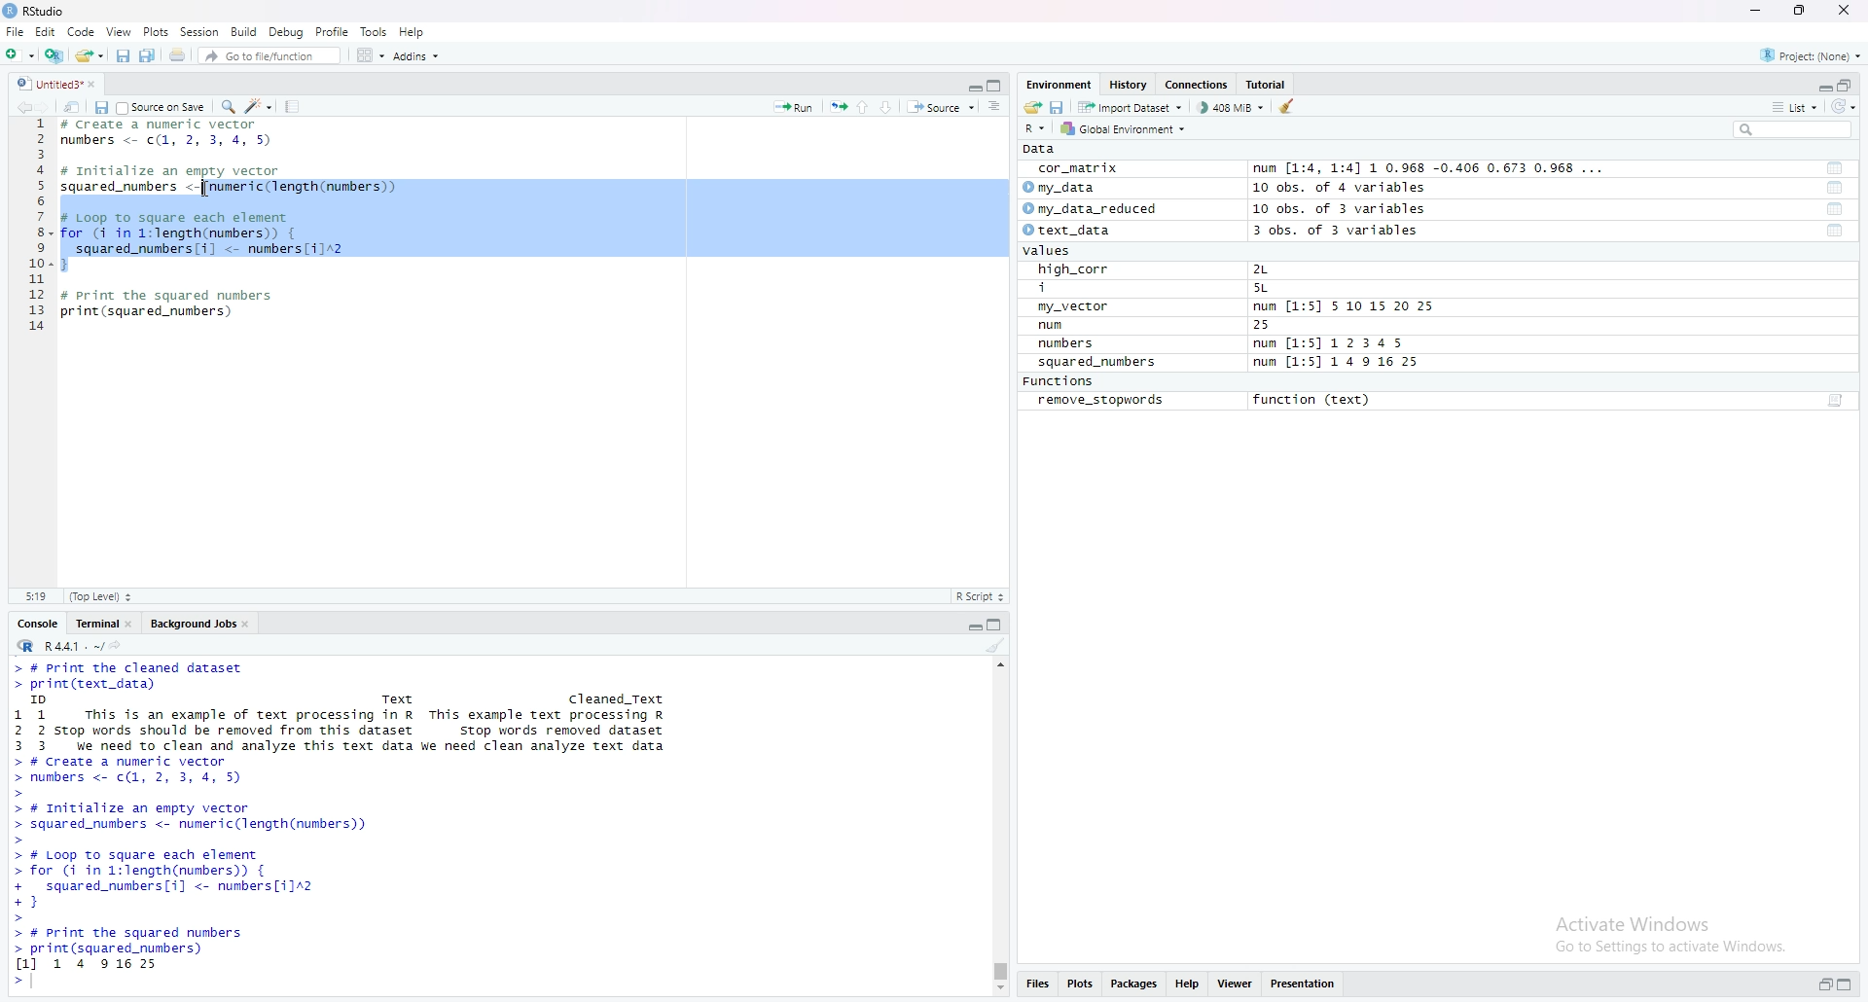  I want to click on Environment, so click(1059, 84).